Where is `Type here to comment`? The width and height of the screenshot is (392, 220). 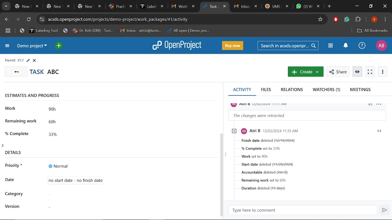 Type here to comment is located at coordinates (303, 210).